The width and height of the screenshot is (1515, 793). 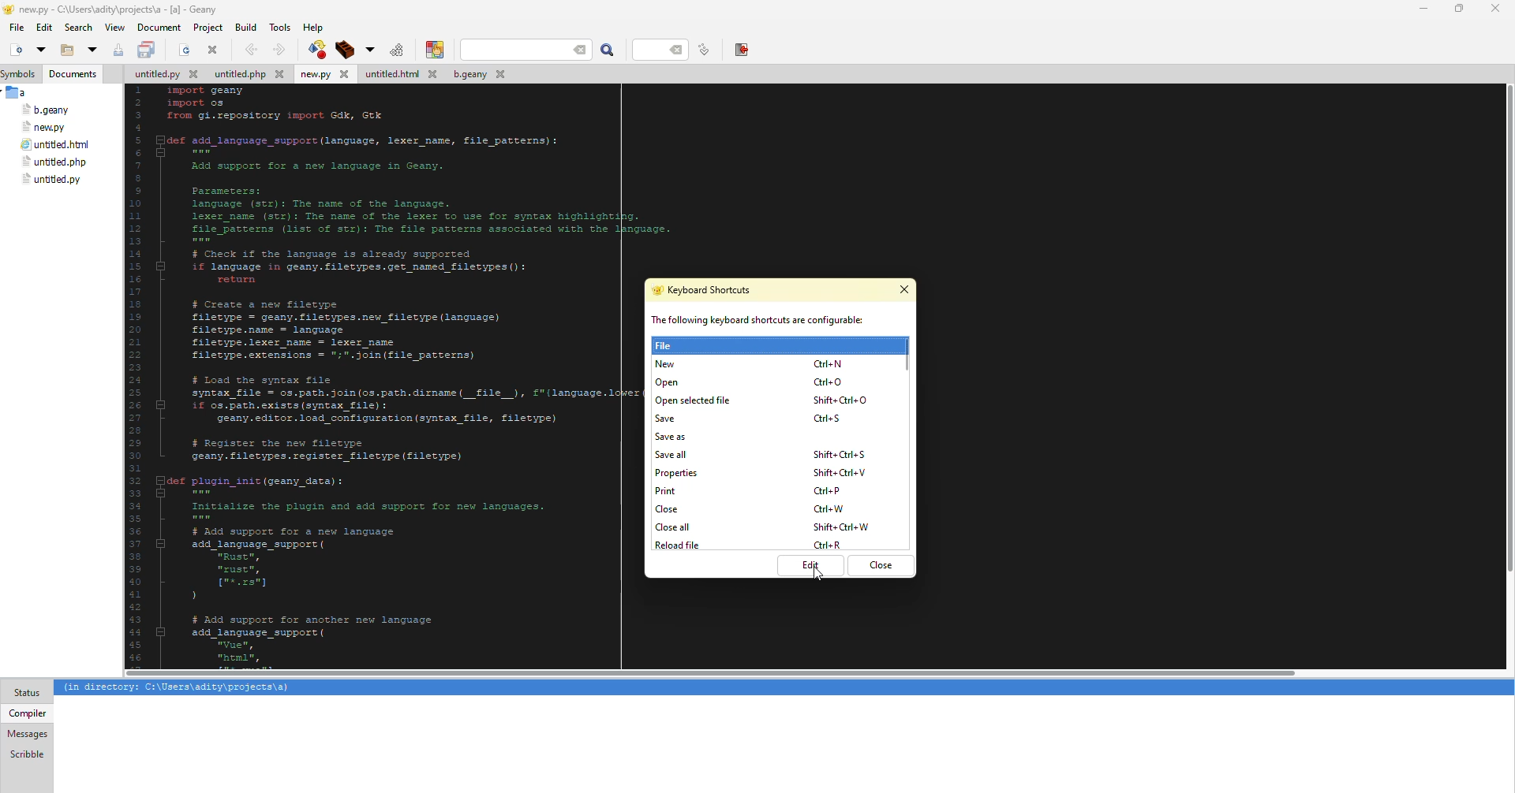 What do you see at coordinates (741, 49) in the screenshot?
I see `exit` at bounding box center [741, 49].